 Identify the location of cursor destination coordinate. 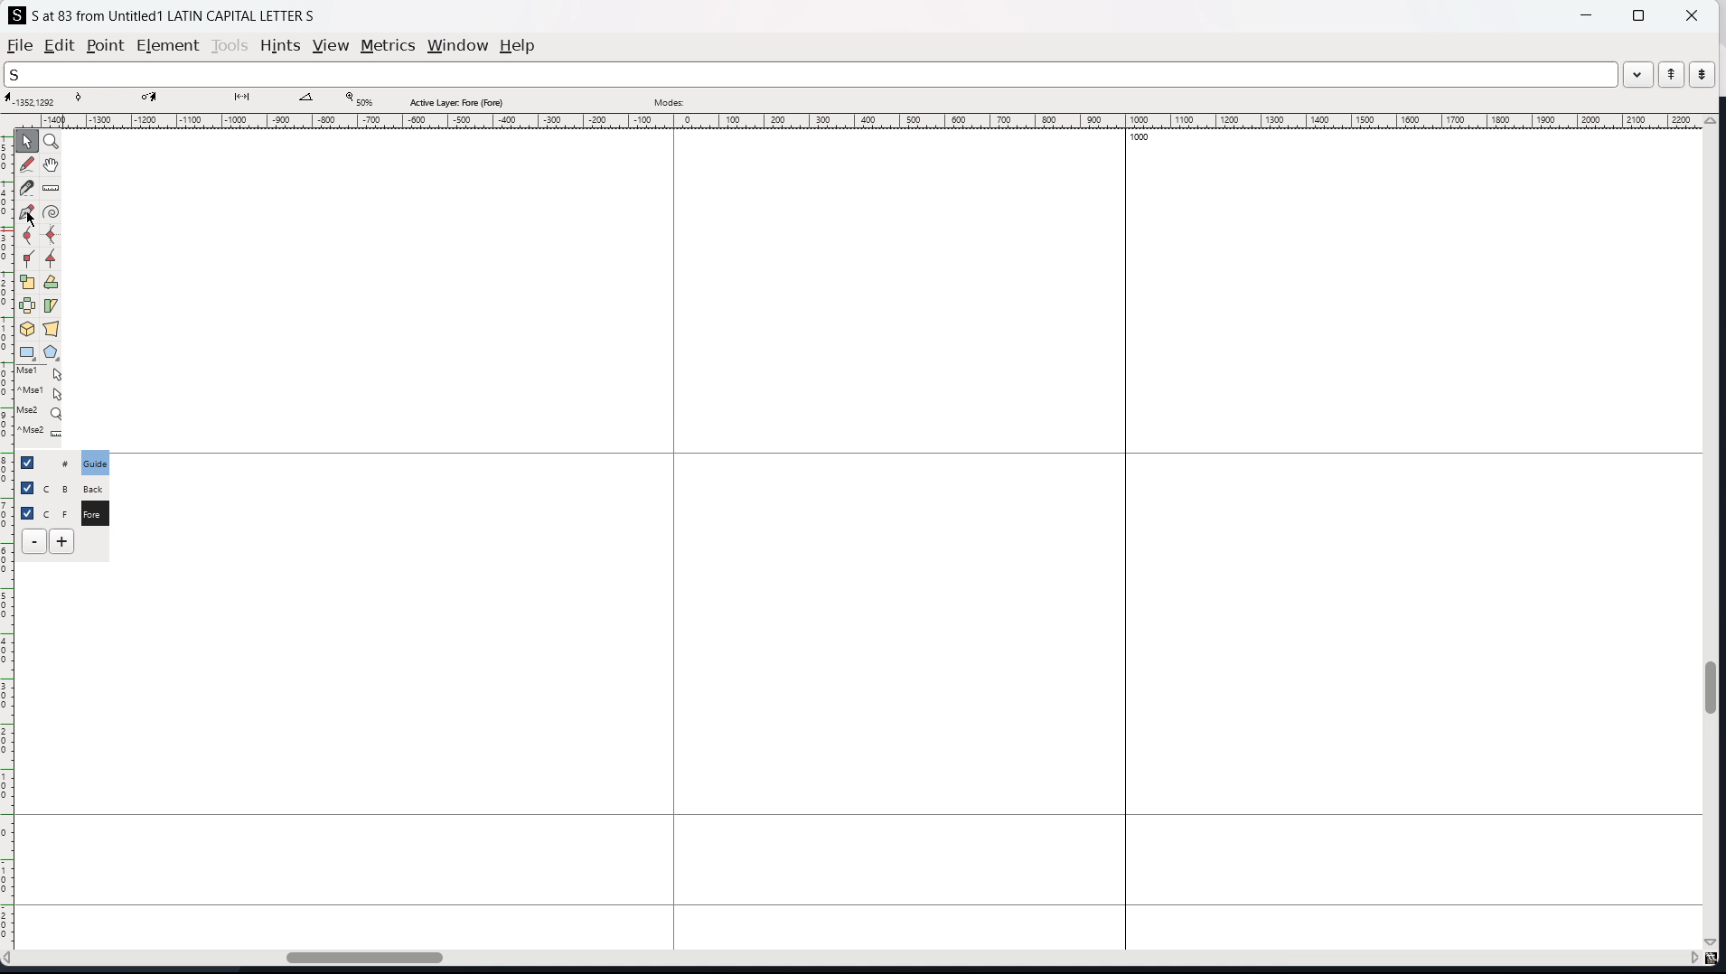
(152, 100).